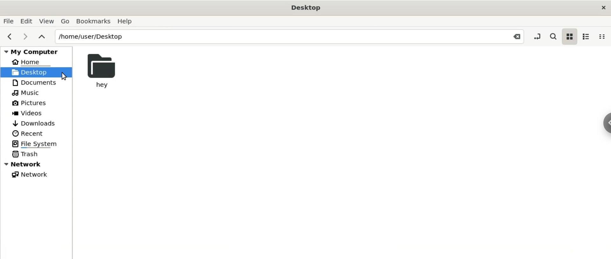  Describe the element at coordinates (46, 21) in the screenshot. I see `View` at that location.